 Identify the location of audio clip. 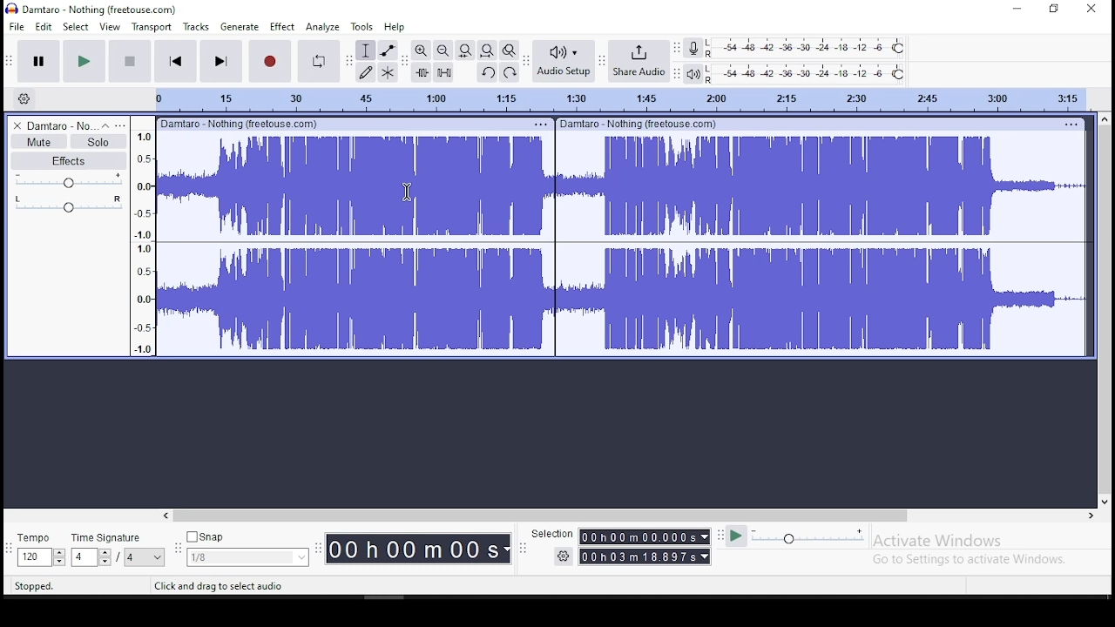
(354, 245).